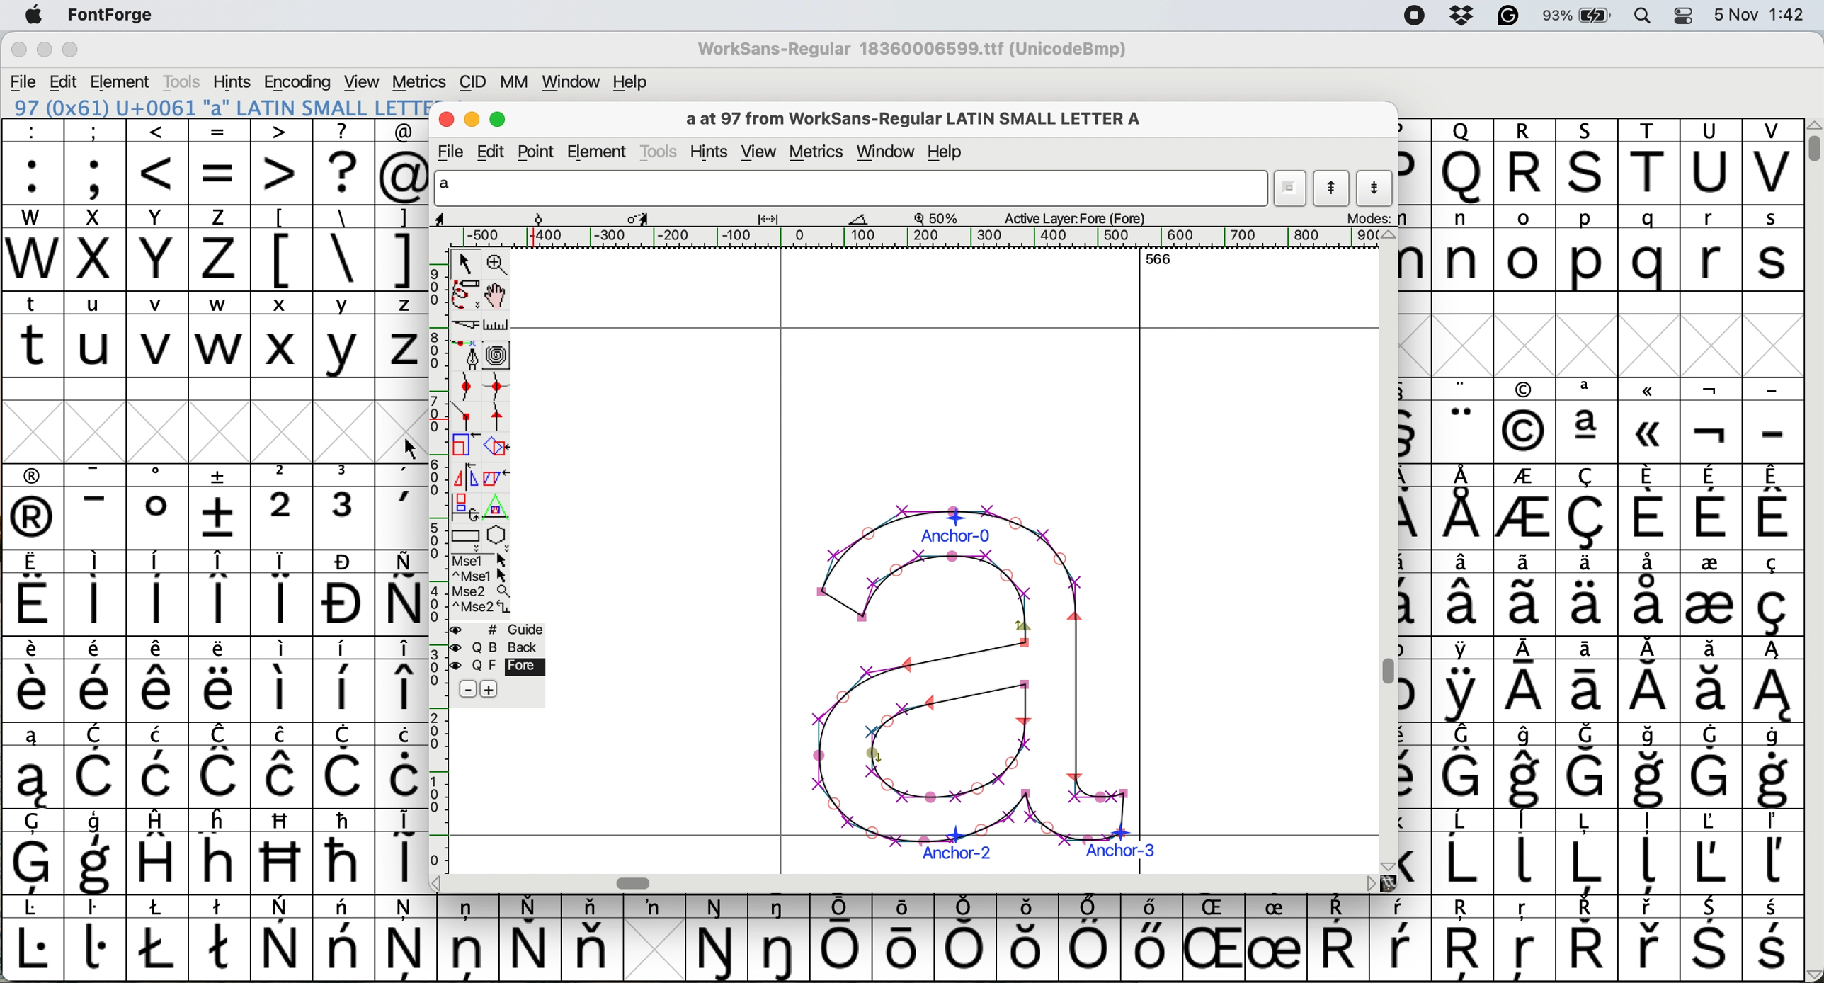 The width and height of the screenshot is (1824, 983). I want to click on symbol, so click(1772, 766).